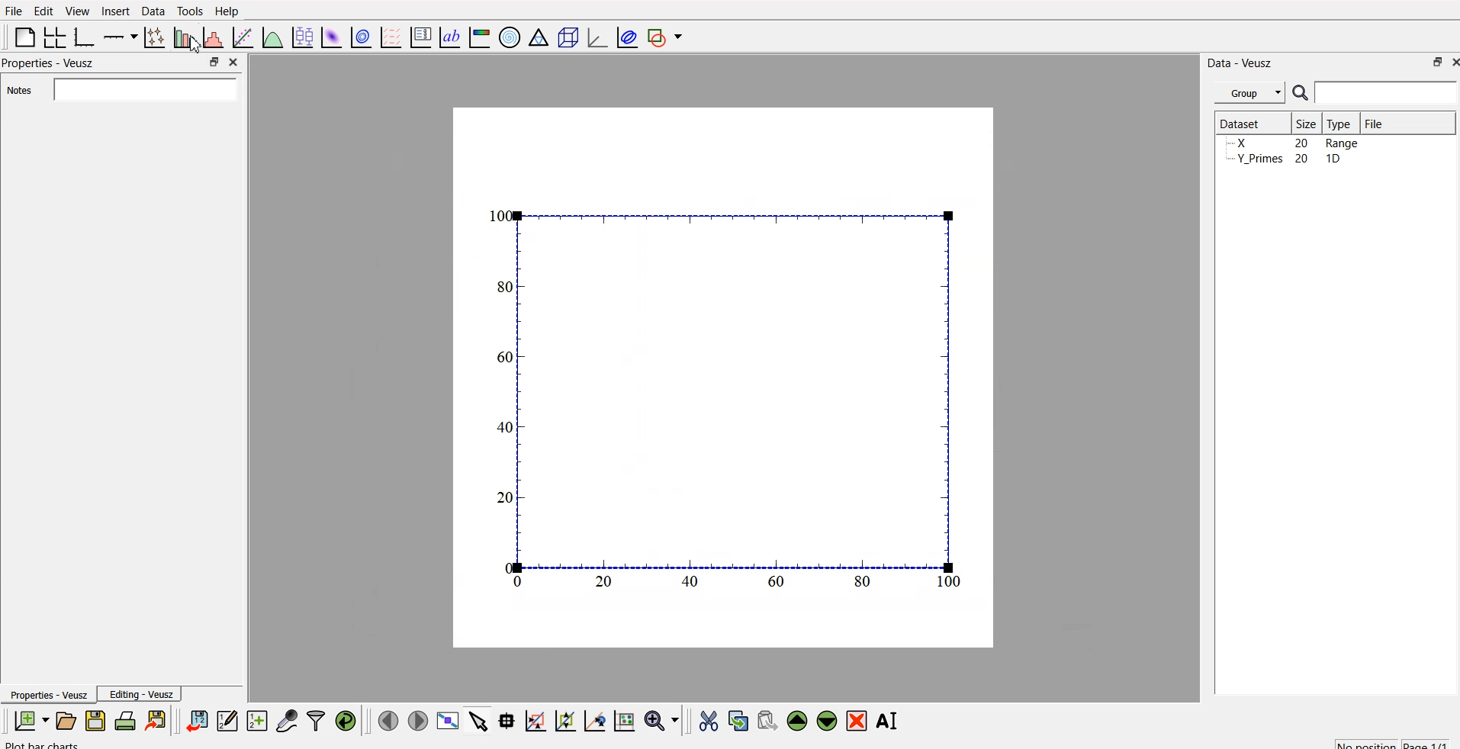  Describe the element at coordinates (705, 721) in the screenshot. I see `cut the widget` at that location.